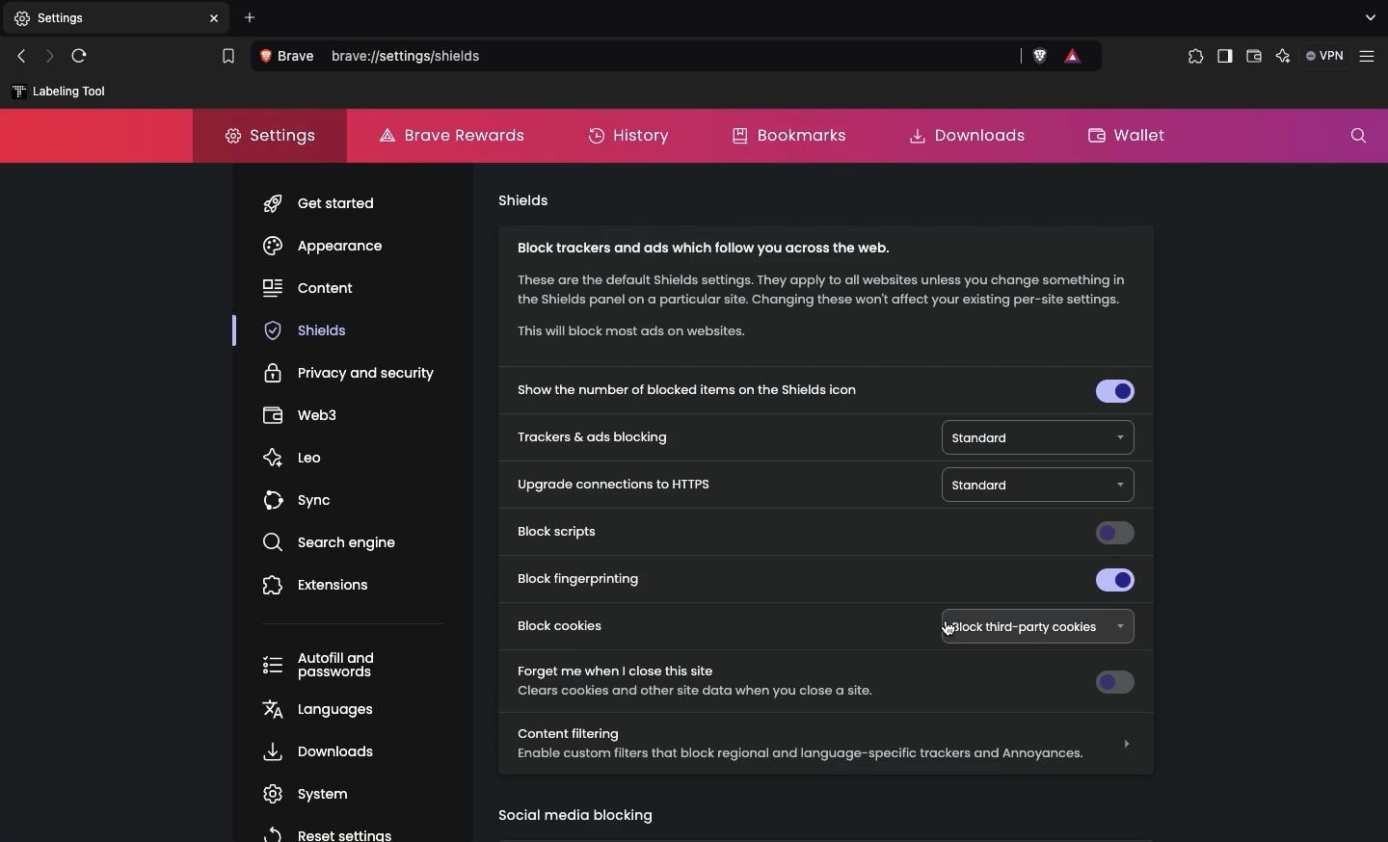 Image resolution: width=1388 pixels, height=842 pixels. Describe the element at coordinates (297, 460) in the screenshot. I see `leo` at that location.